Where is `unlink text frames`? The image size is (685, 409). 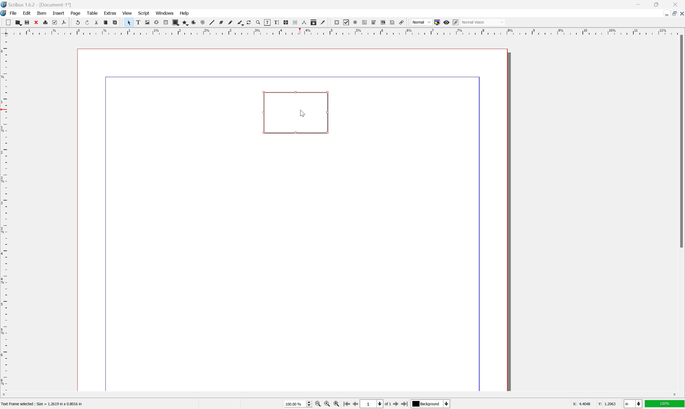
unlink text frames is located at coordinates (295, 23).